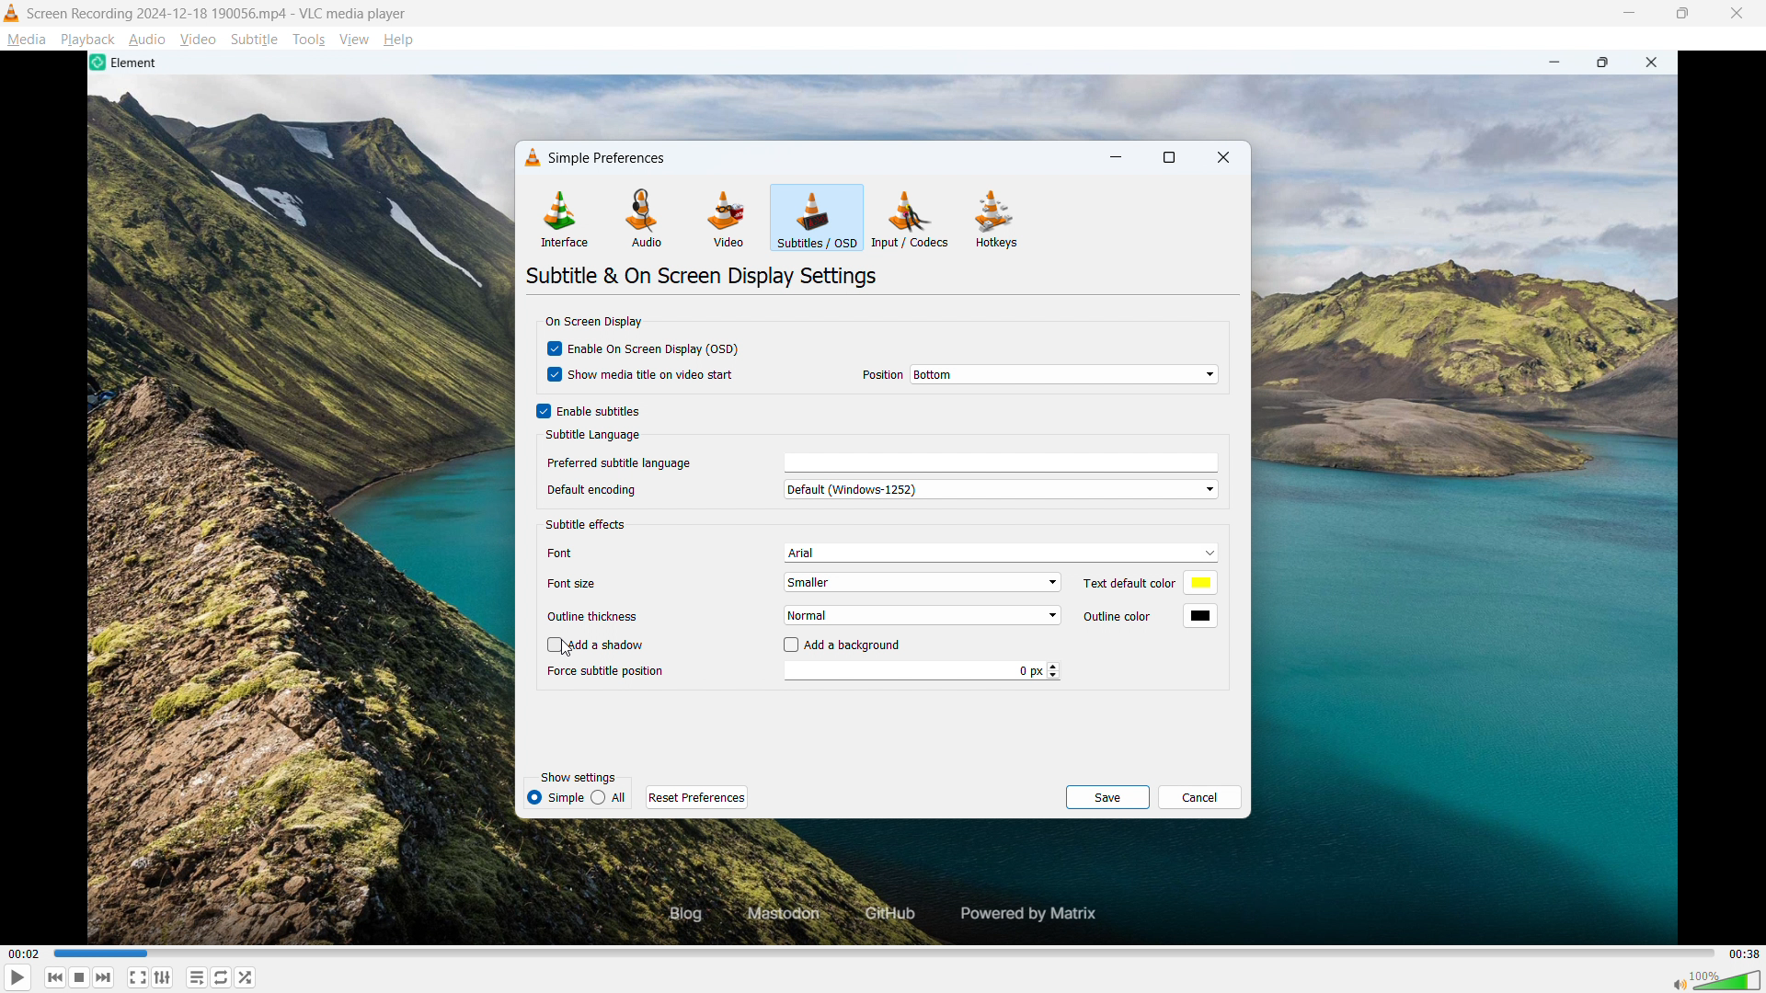 This screenshot has width=1766, height=993. What do you see at coordinates (923, 615) in the screenshot?
I see `Normal` at bounding box center [923, 615].